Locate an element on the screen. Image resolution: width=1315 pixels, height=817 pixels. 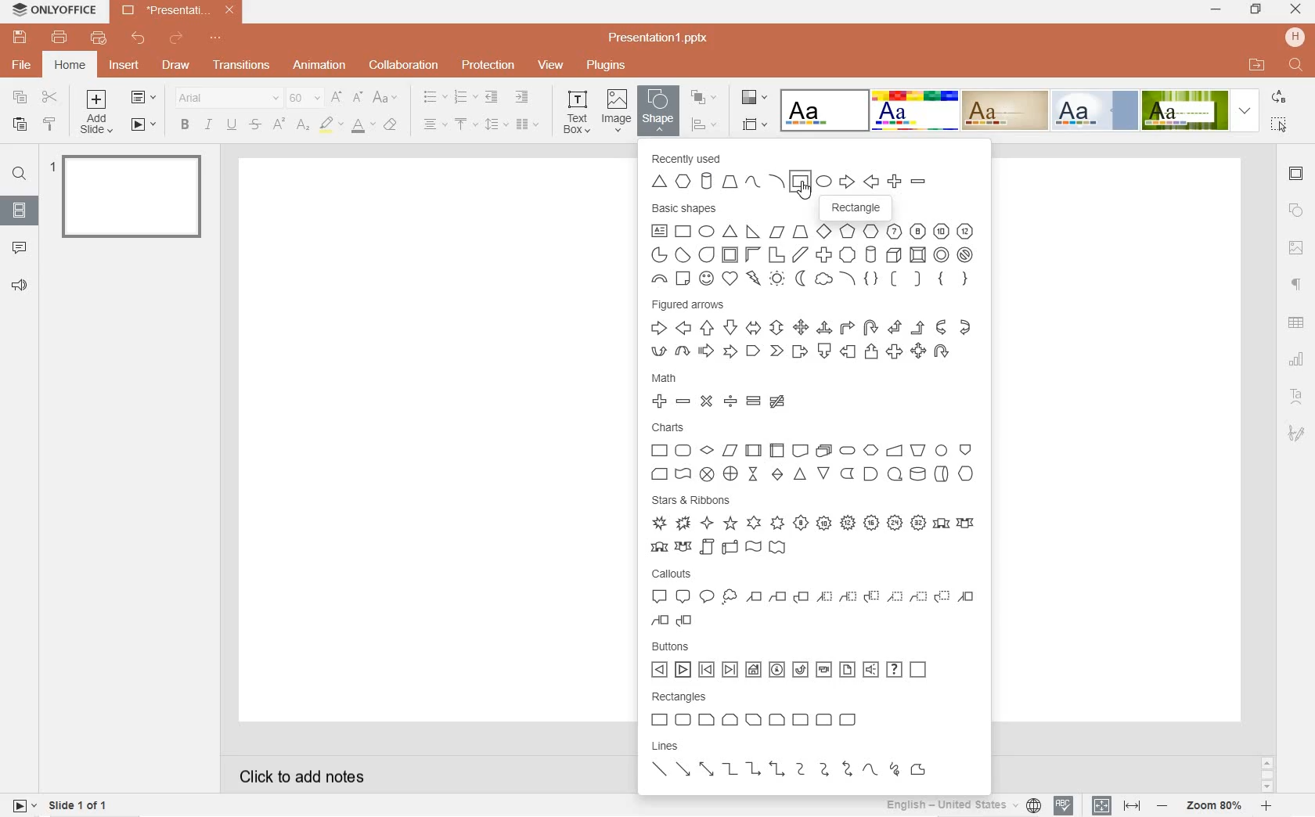
Cloud Callout is located at coordinates (728, 598).